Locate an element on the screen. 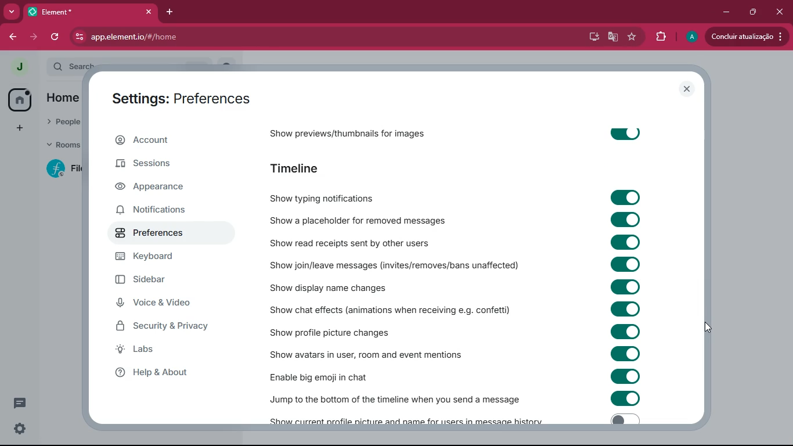 The image size is (793, 446). file is located at coordinates (66, 168).